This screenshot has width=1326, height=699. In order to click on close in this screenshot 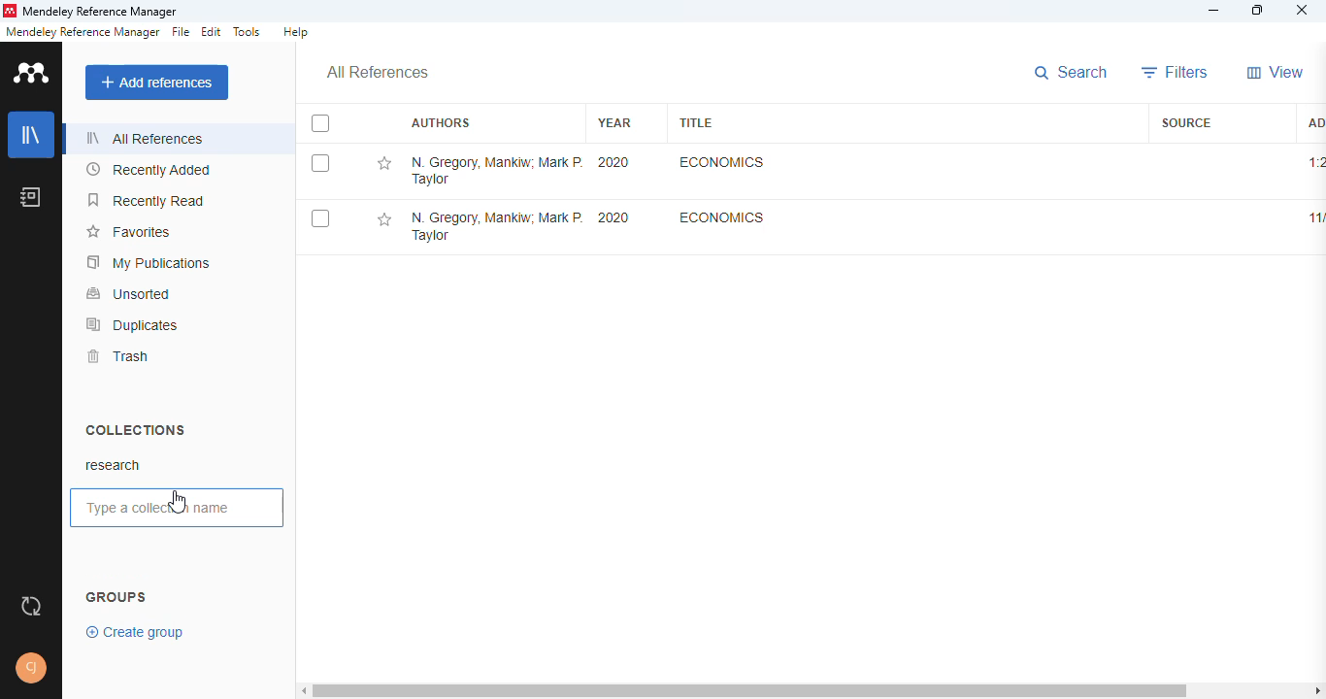, I will do `click(1304, 13)`.